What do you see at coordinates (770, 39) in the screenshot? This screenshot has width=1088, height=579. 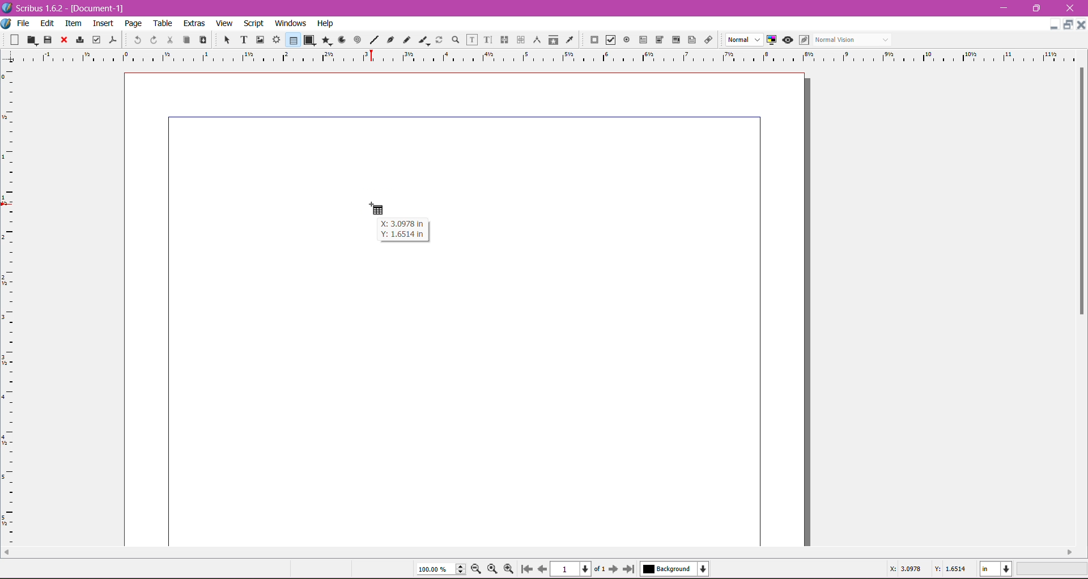 I see `Toggle Color Management System` at bounding box center [770, 39].